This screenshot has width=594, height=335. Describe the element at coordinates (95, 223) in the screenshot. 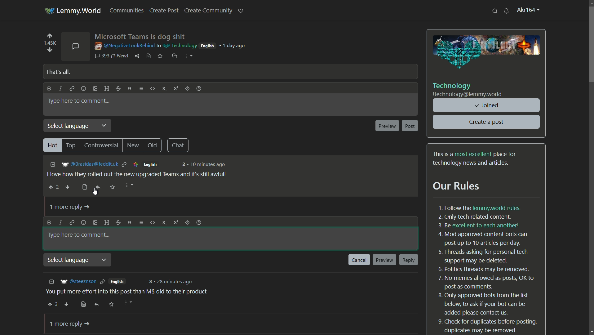

I see `add image` at that location.